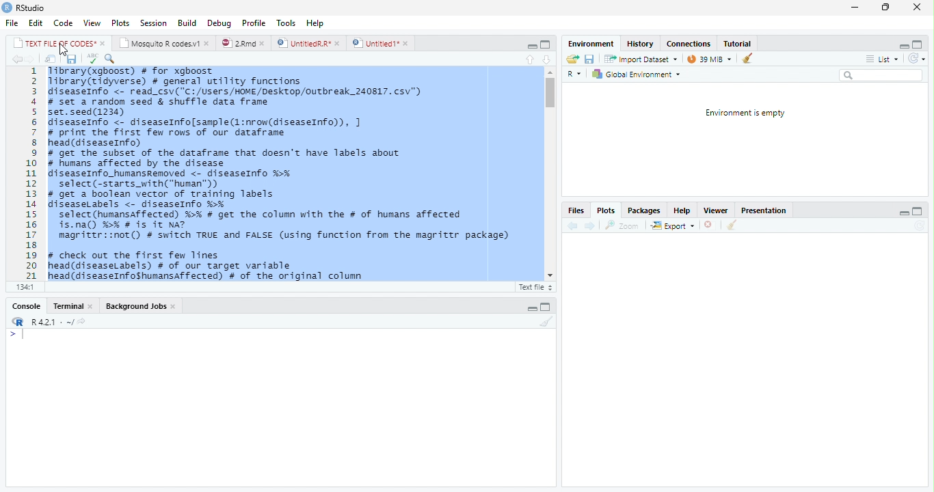 The height and width of the screenshot is (492, 934). I want to click on Minimize, so click(854, 8).